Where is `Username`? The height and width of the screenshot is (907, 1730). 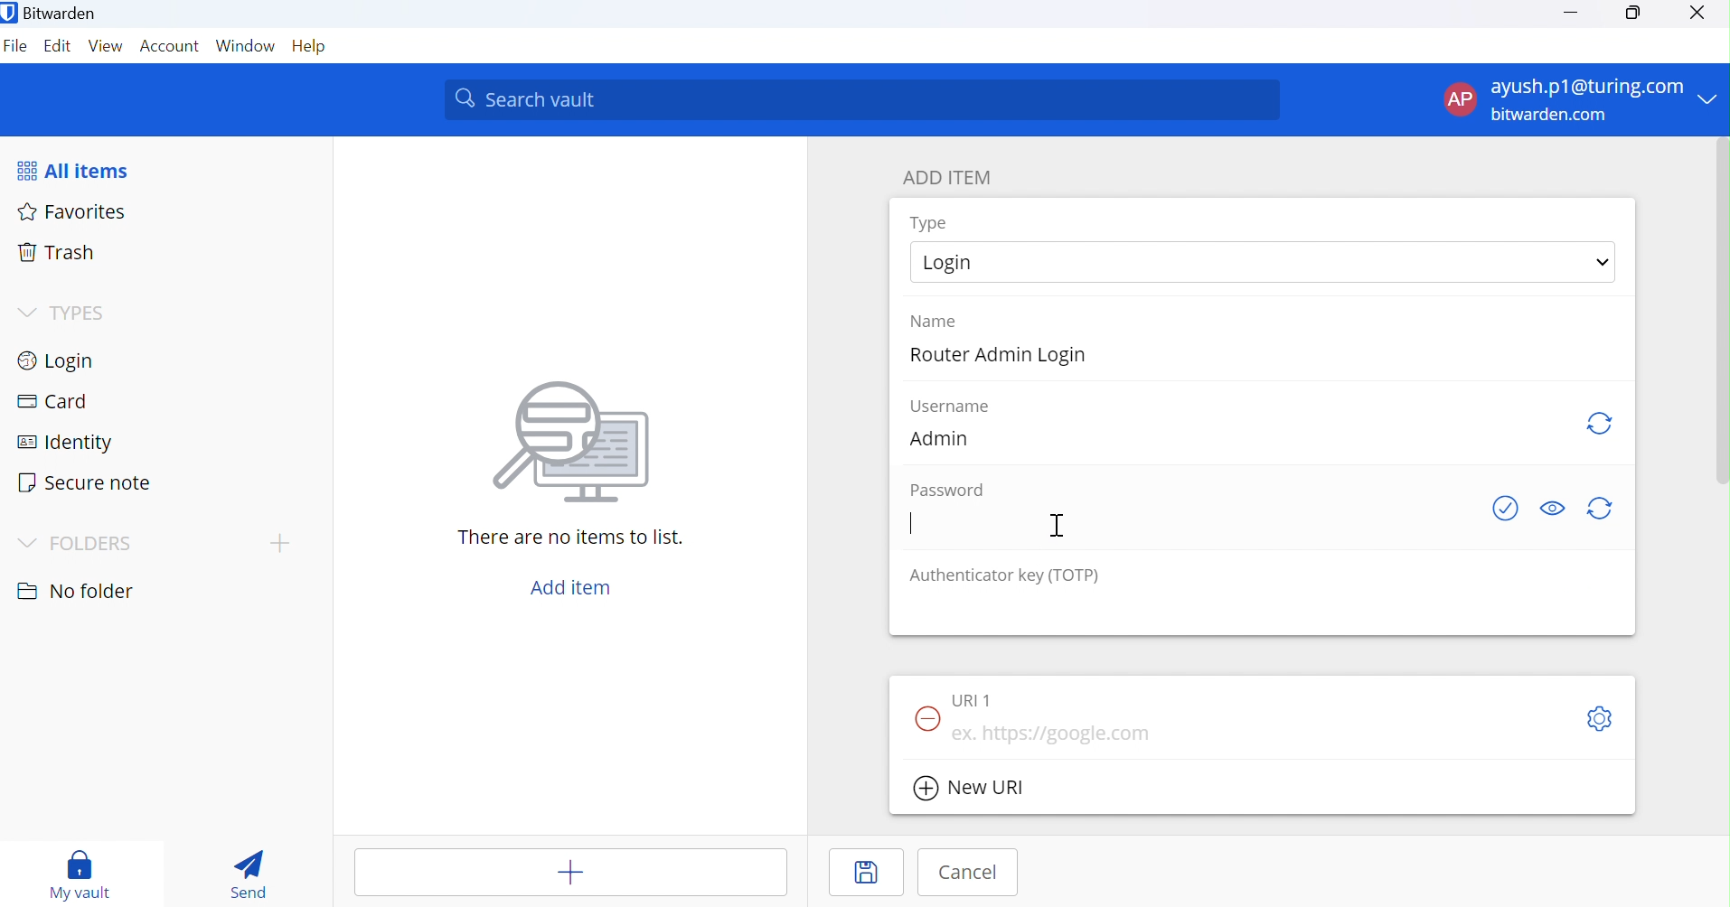 Username is located at coordinates (949, 407).